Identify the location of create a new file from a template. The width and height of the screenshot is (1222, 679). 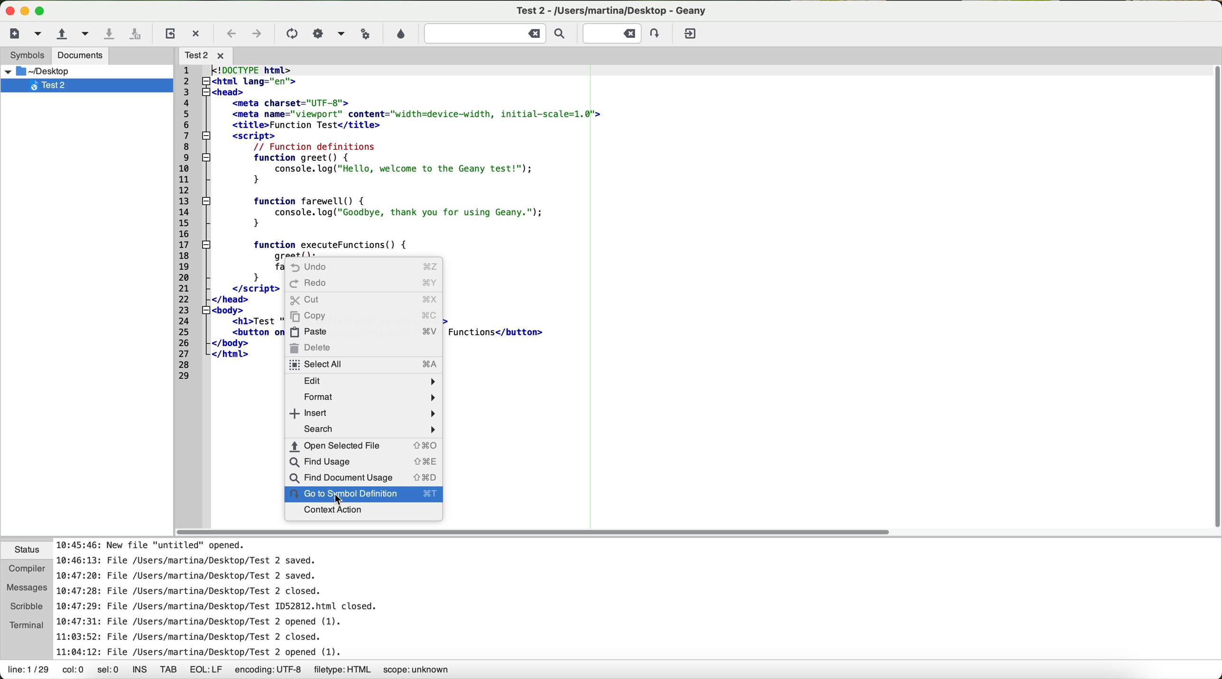
(40, 35).